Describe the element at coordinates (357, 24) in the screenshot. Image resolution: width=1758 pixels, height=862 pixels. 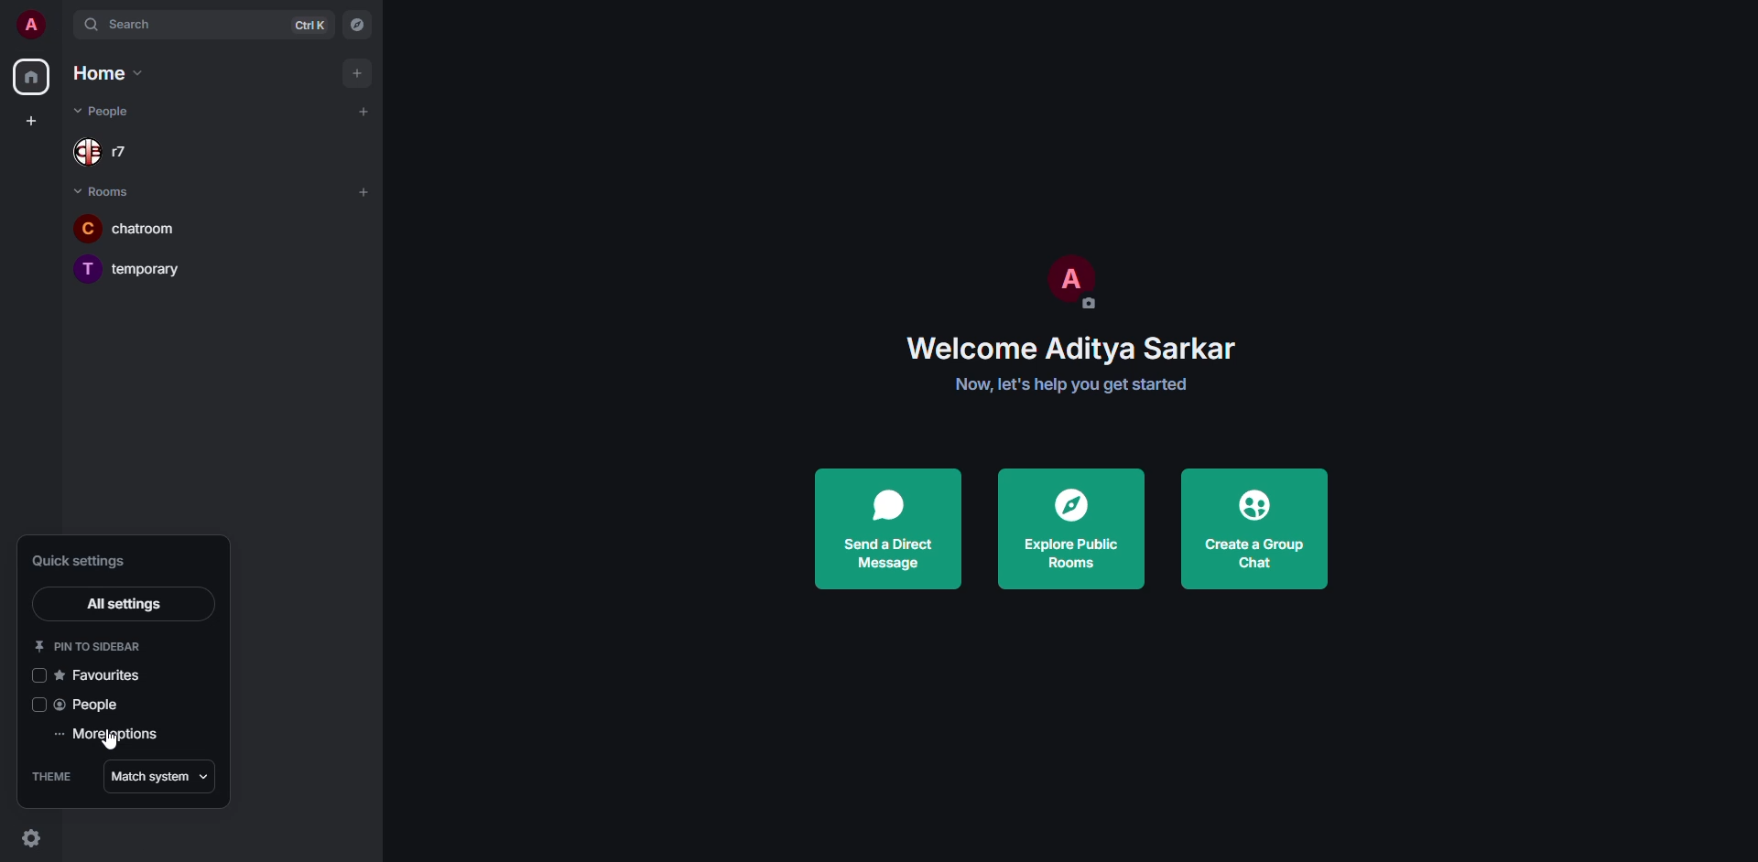
I see `navigator` at that location.